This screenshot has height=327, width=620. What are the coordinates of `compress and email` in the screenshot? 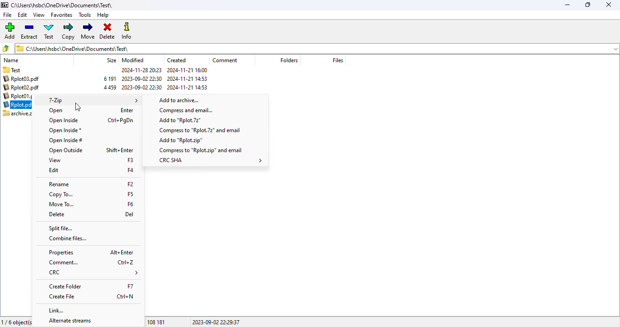 It's located at (187, 110).